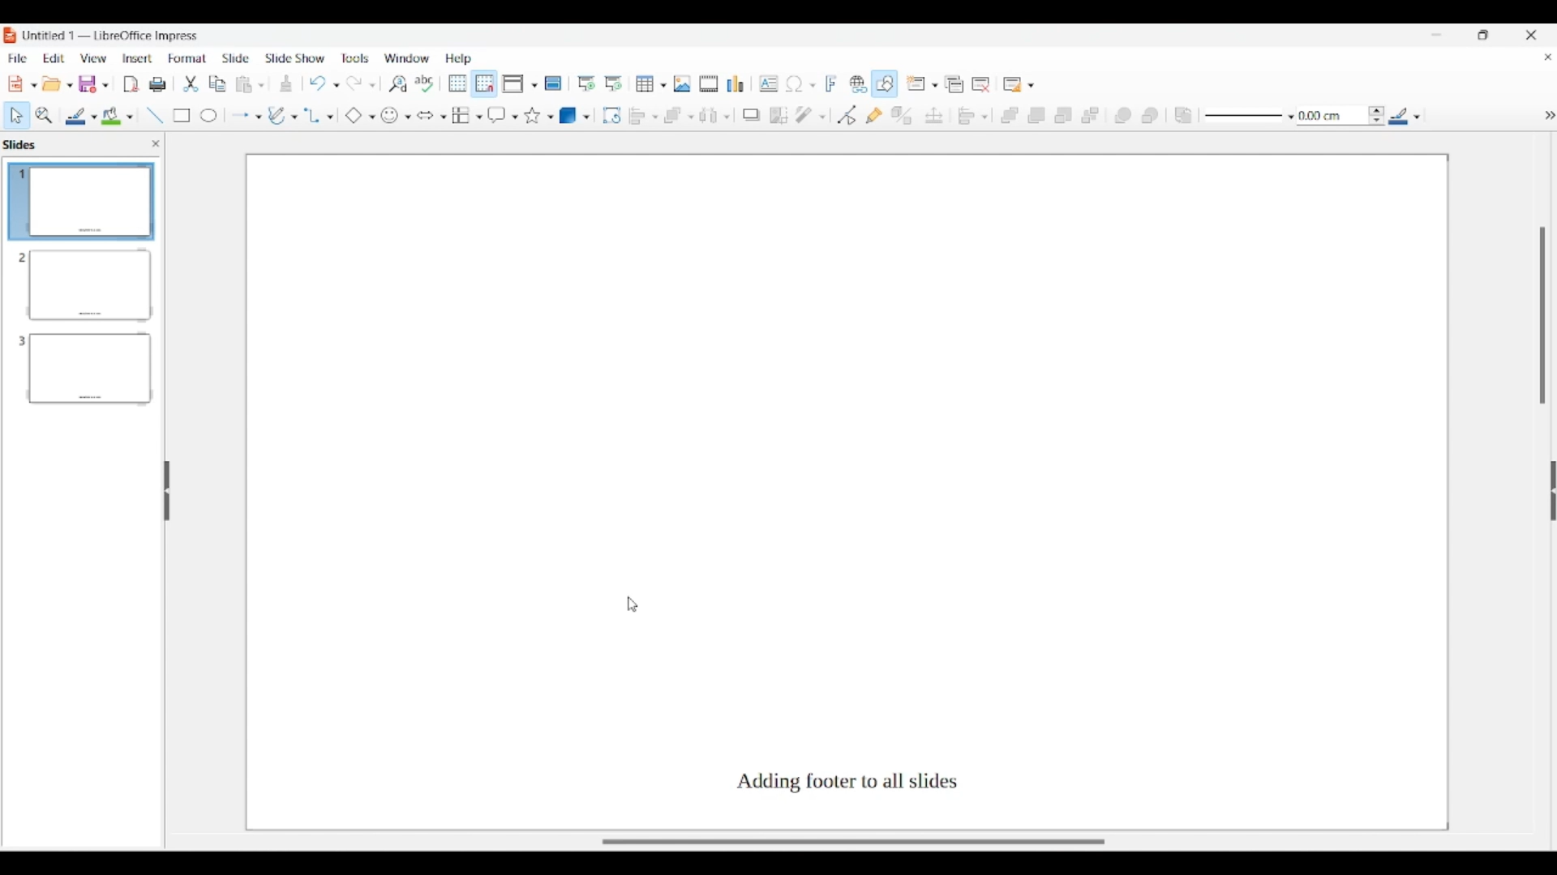 This screenshot has height=875, width=1557. I want to click on Insert menu, so click(137, 59).